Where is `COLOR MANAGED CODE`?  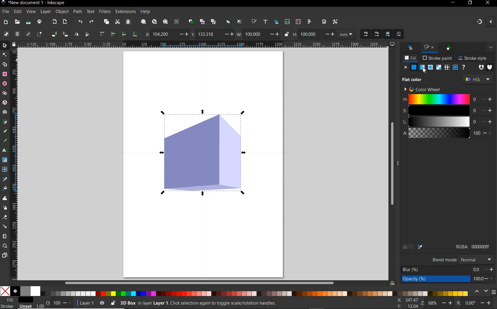 COLOR MANAGED CODE is located at coordinates (392, 282).